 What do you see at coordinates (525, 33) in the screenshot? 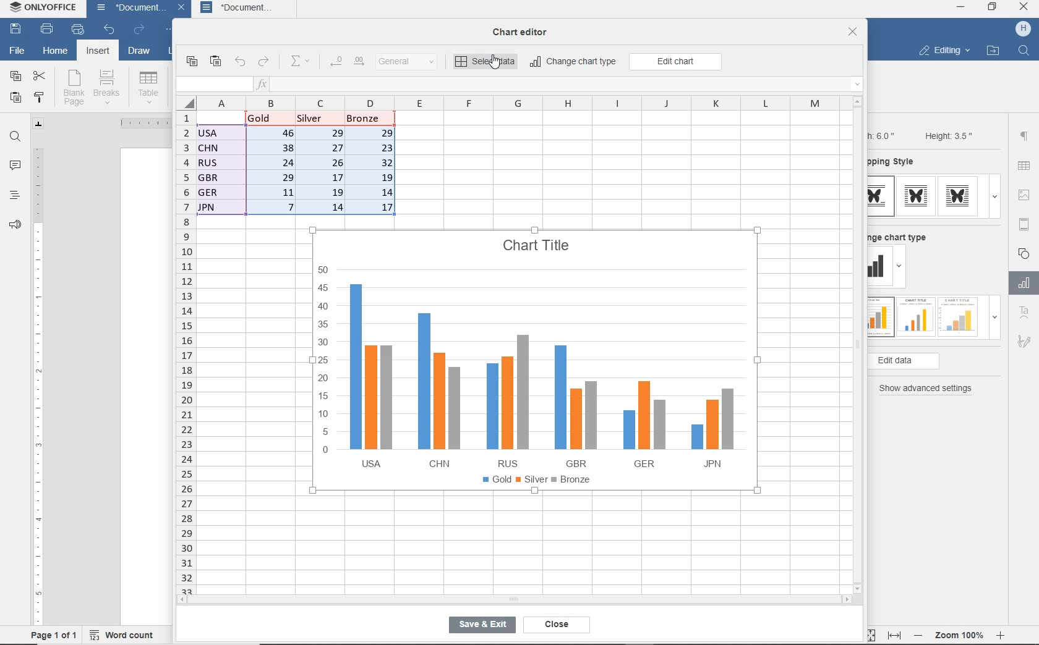
I see `chat editor` at bounding box center [525, 33].